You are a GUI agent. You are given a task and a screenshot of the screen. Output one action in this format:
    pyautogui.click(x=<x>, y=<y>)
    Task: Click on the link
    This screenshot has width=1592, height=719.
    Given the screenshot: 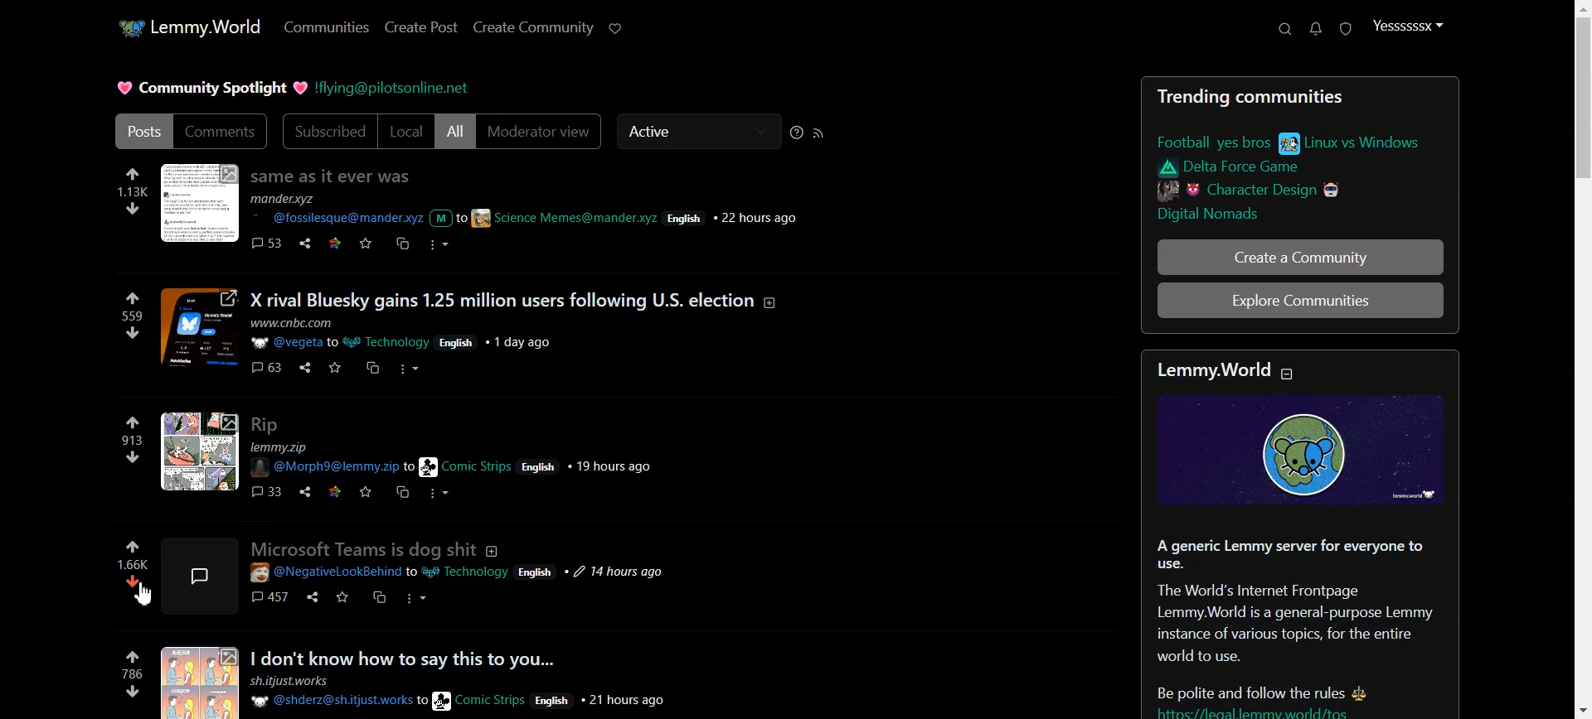 What is the action you would take?
    pyautogui.click(x=1217, y=215)
    